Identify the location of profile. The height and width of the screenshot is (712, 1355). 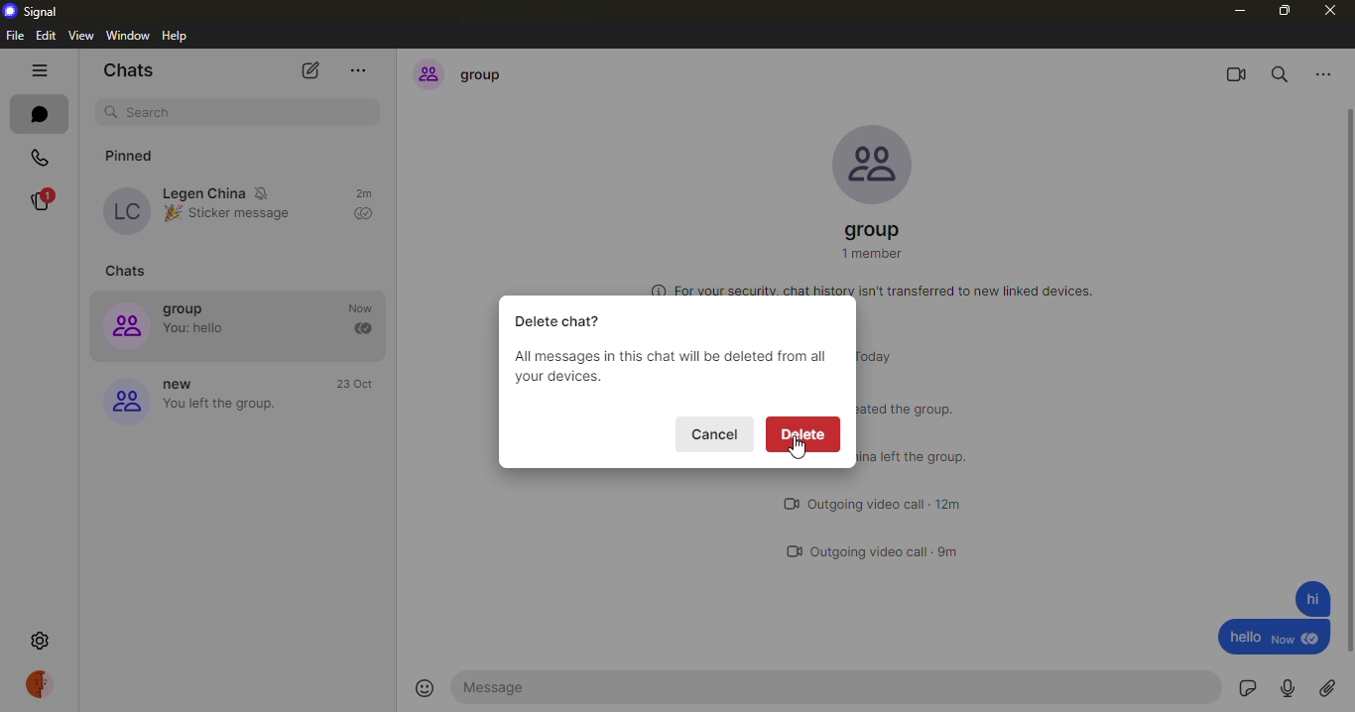
(37, 683).